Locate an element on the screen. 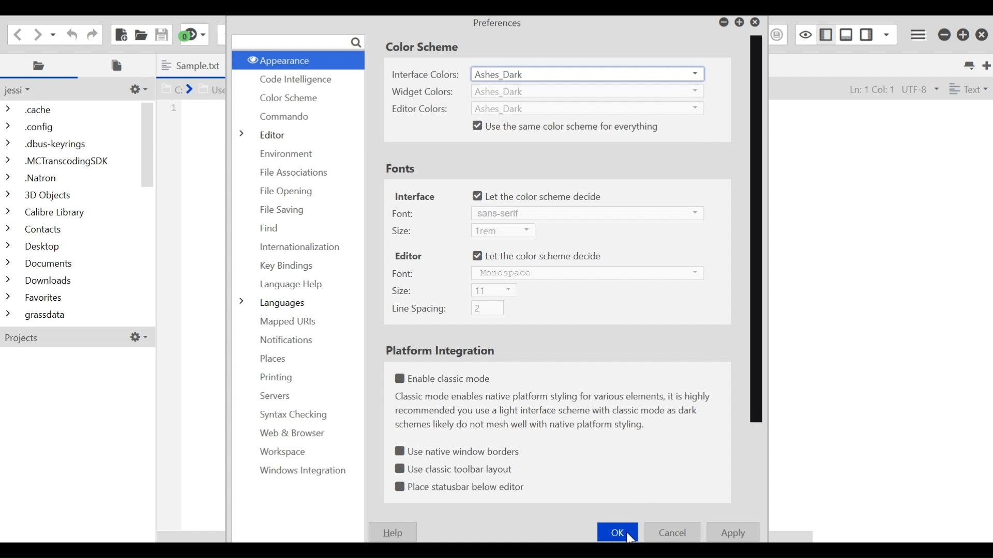 The height and width of the screenshot is (558, 993). search is located at coordinates (298, 42).